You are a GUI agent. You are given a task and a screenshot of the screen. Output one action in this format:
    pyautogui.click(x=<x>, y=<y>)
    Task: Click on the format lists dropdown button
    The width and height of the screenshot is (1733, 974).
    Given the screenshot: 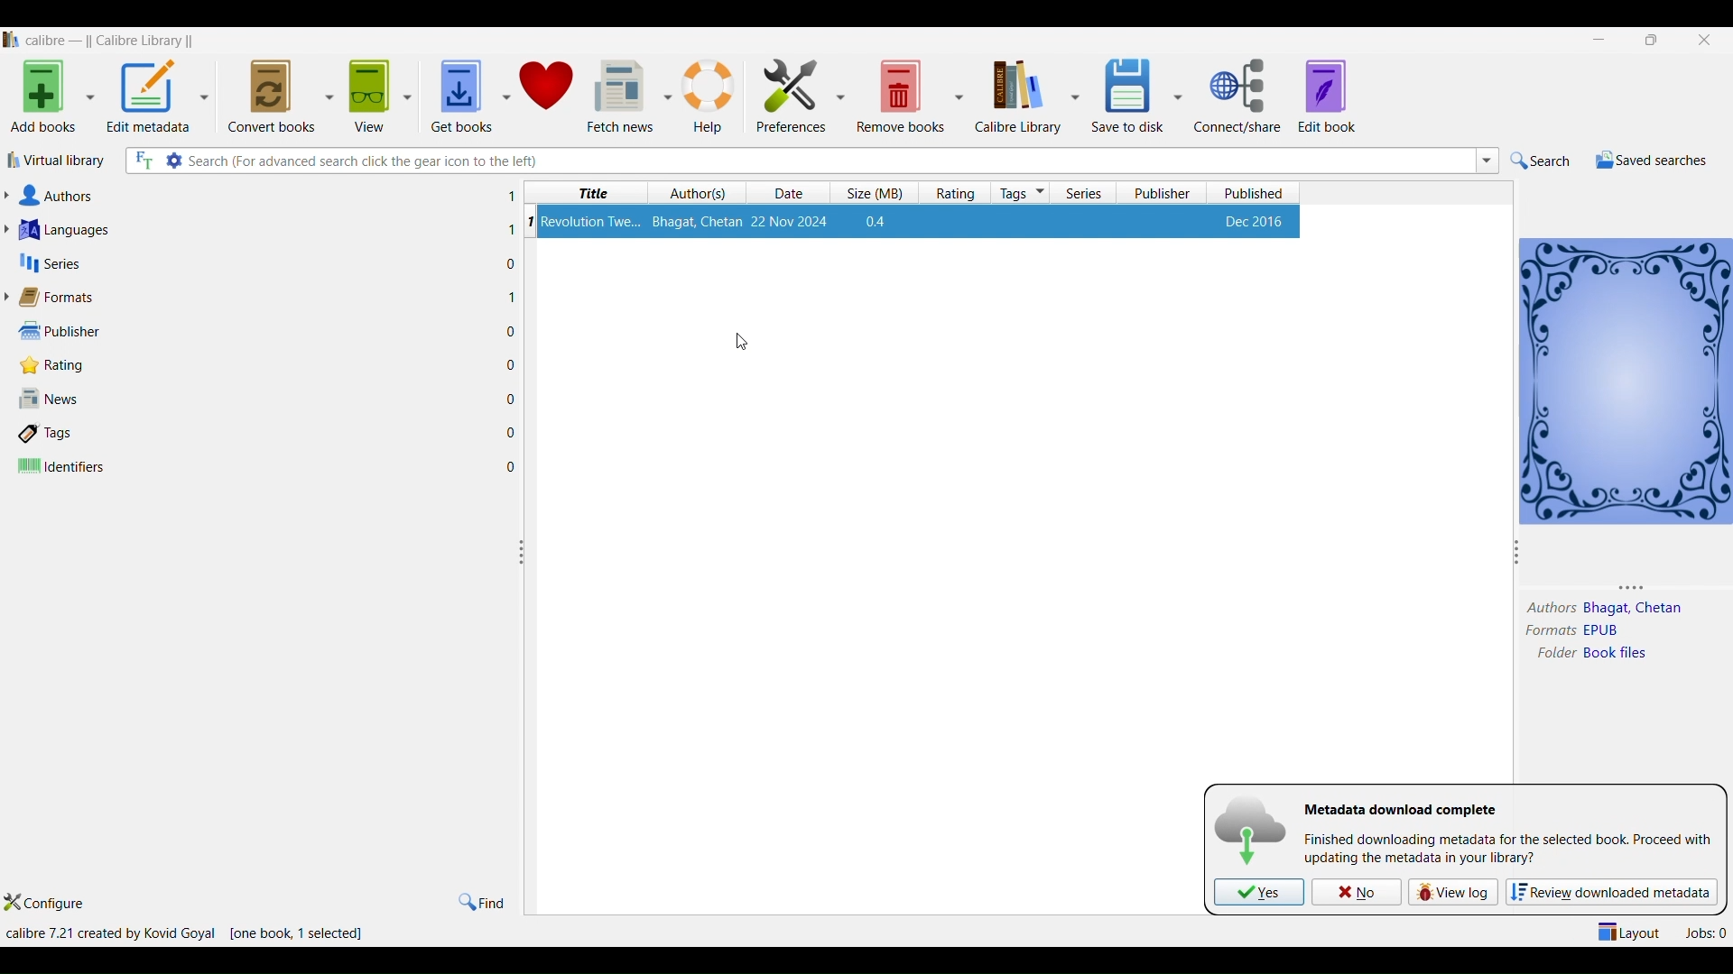 What is the action you would take?
    pyautogui.click(x=11, y=297)
    